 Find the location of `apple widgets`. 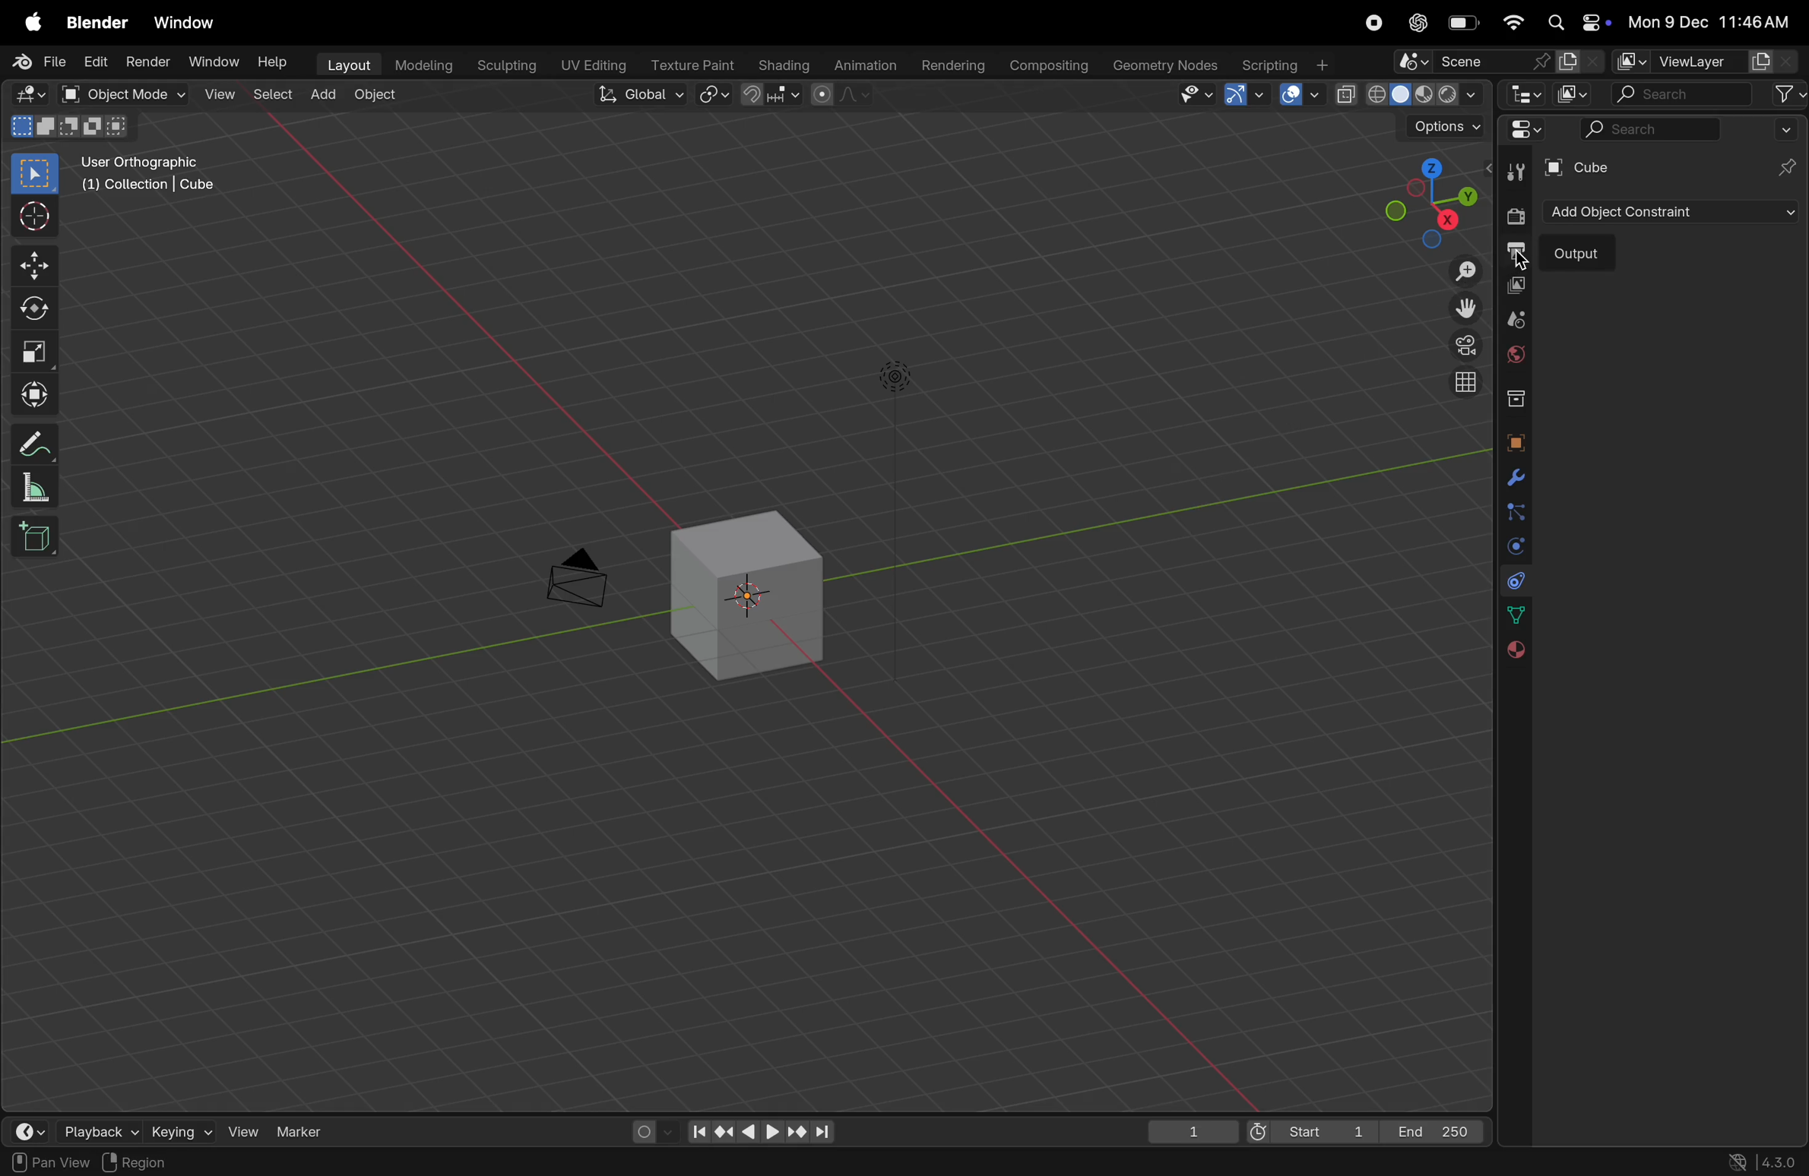

apple widgets is located at coordinates (1579, 21).